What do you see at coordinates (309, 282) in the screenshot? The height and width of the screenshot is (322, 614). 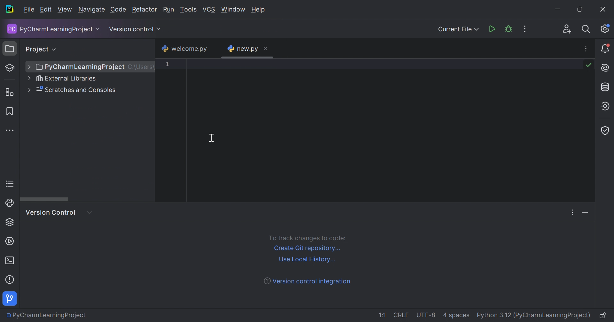 I see `Version control integration` at bounding box center [309, 282].